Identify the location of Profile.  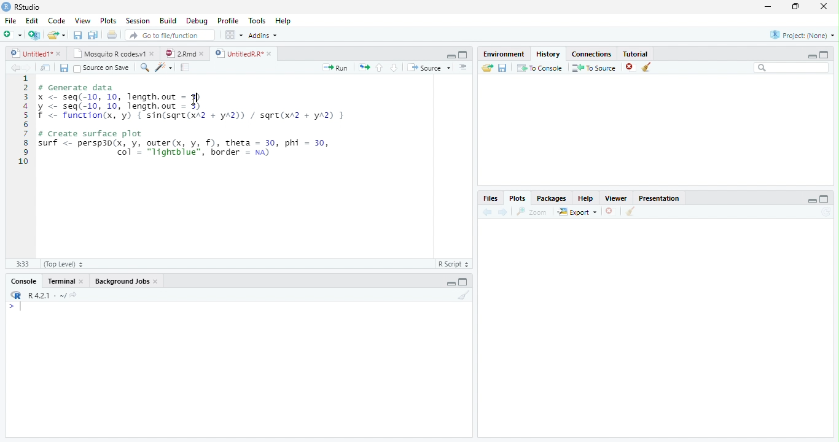
(228, 20).